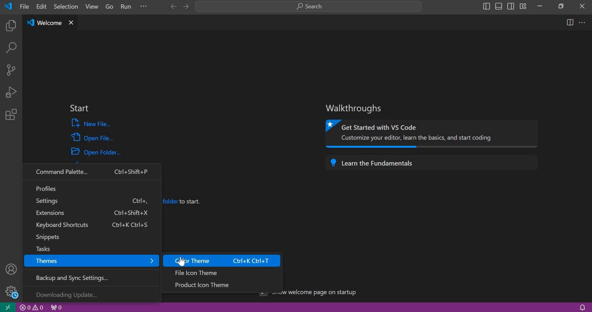 The width and height of the screenshot is (592, 312). I want to click on run and debug, so click(11, 92).